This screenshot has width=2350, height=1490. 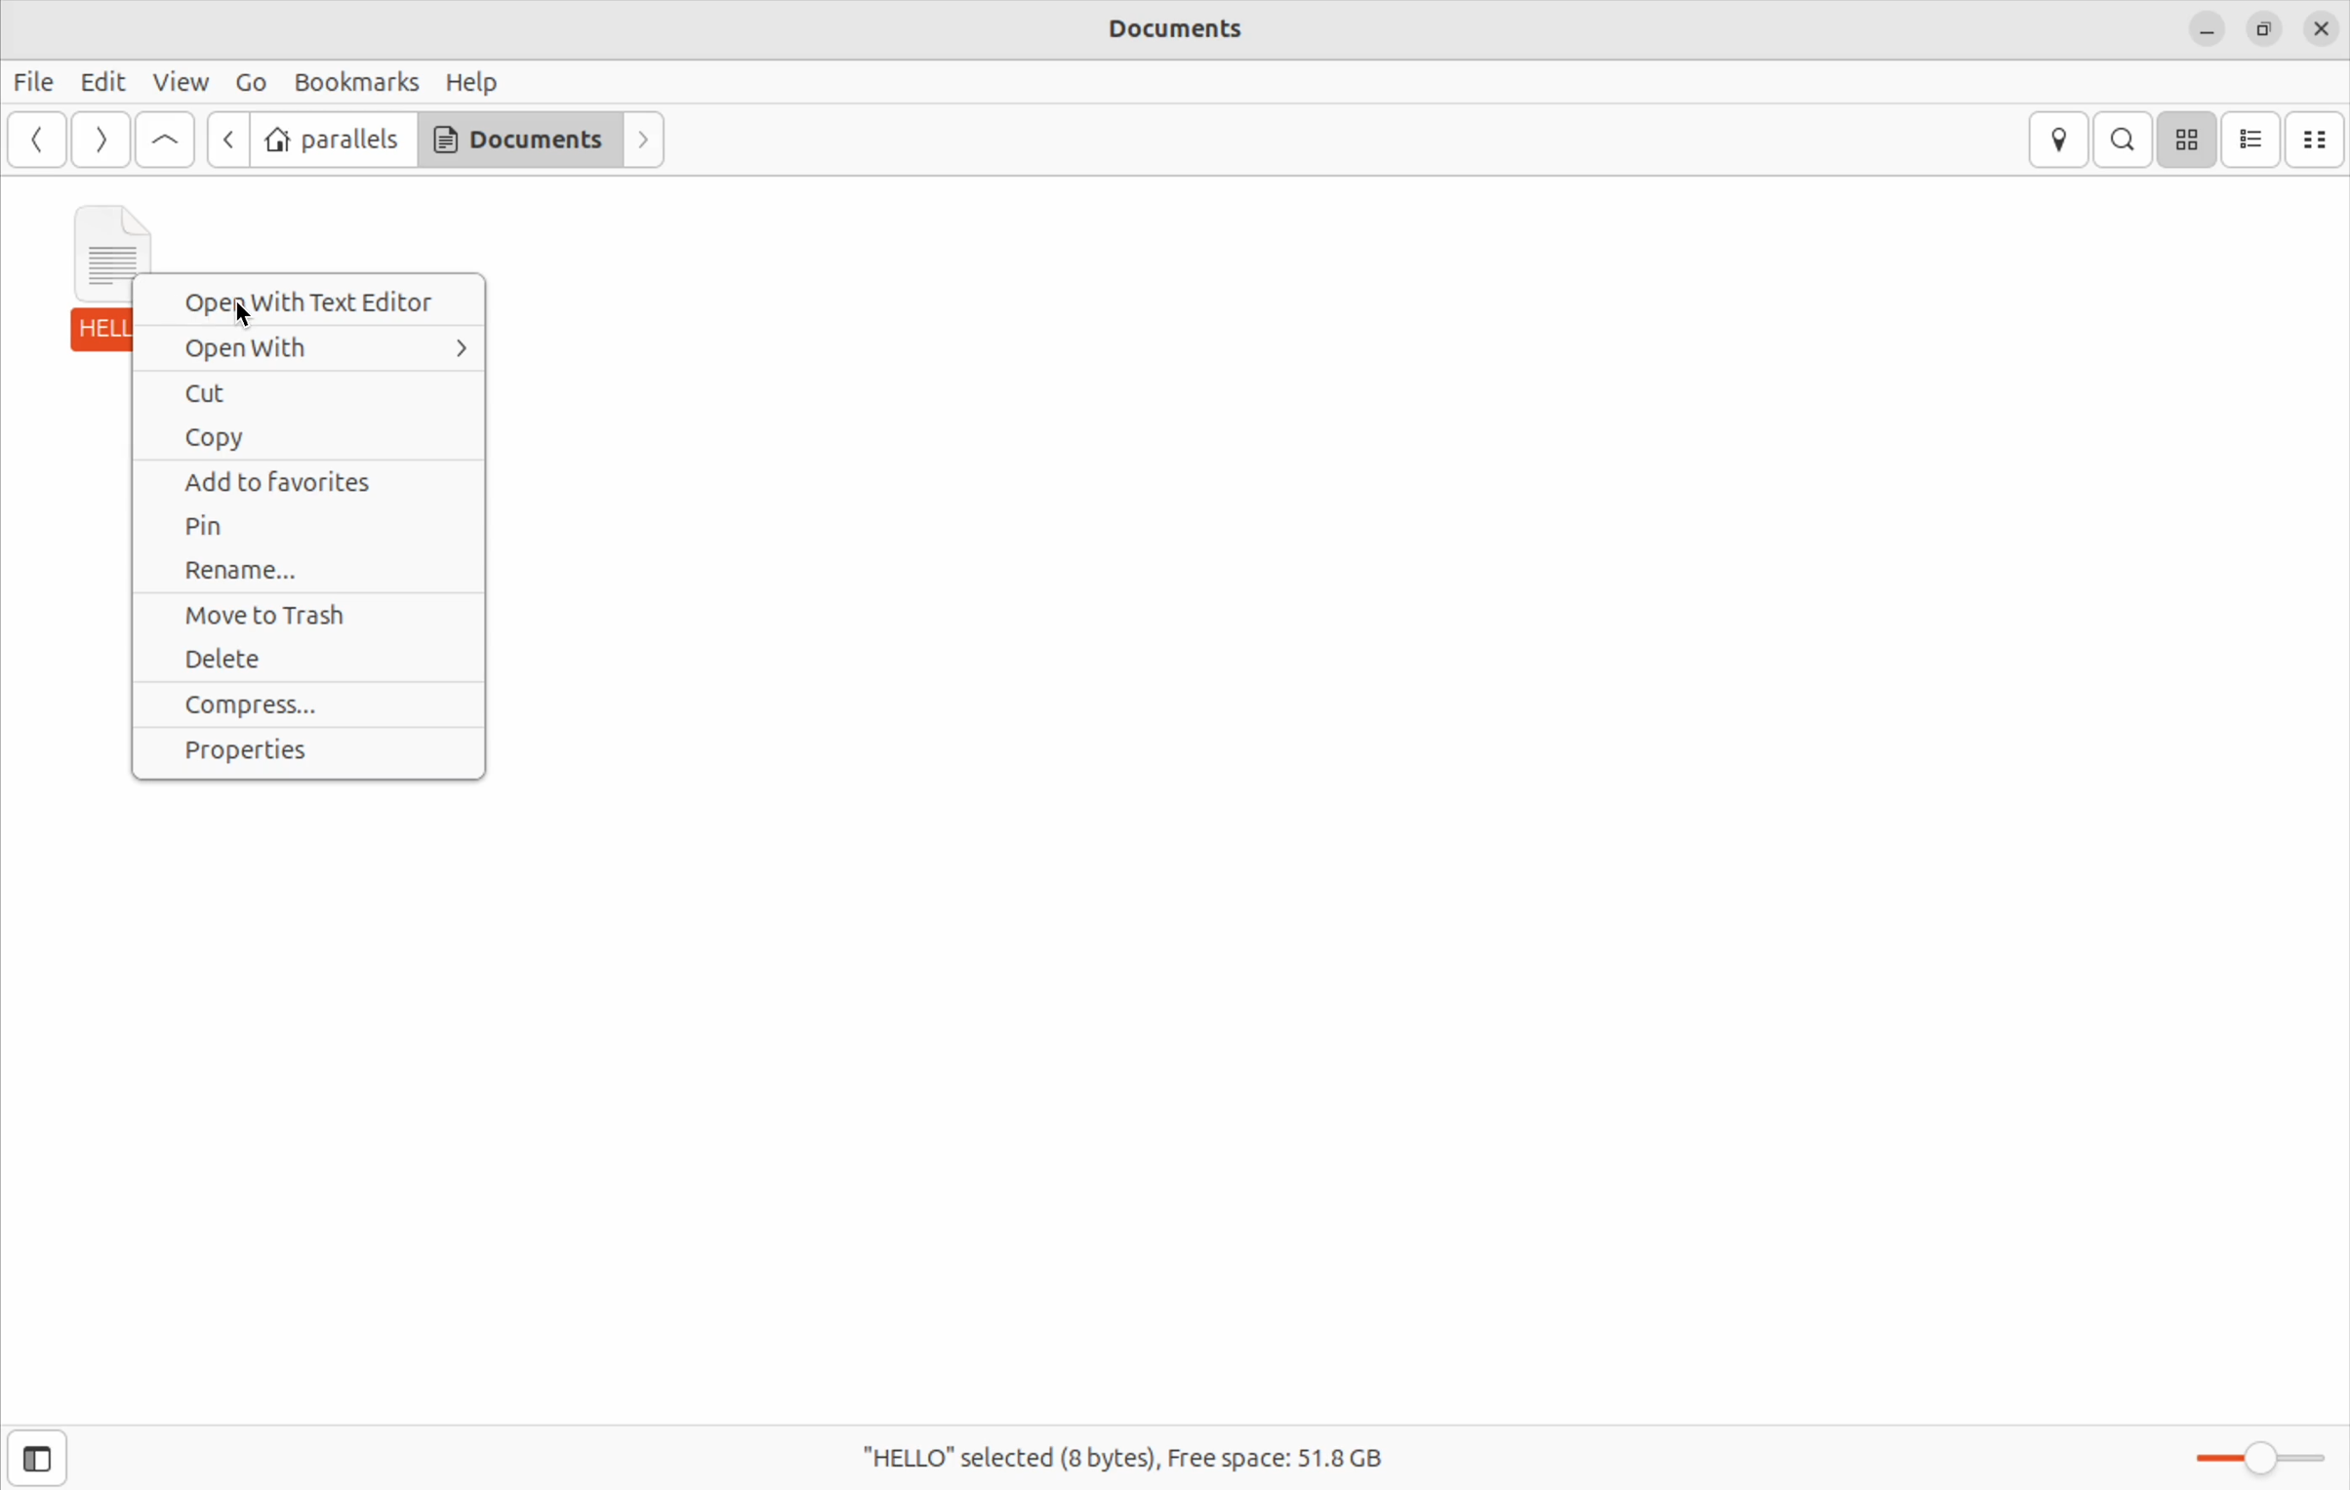 What do you see at coordinates (315, 525) in the screenshot?
I see `Pin ` at bounding box center [315, 525].